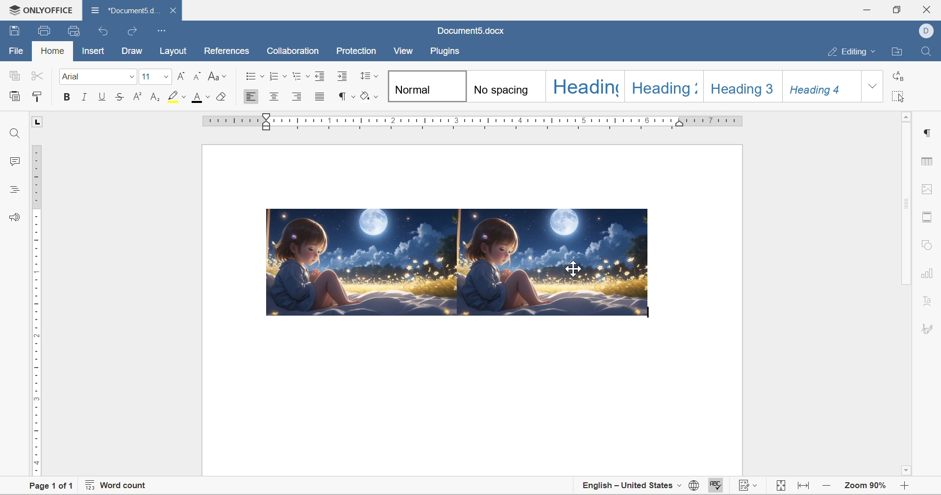 The width and height of the screenshot is (941, 495). Describe the element at coordinates (14, 75) in the screenshot. I see `copy` at that location.